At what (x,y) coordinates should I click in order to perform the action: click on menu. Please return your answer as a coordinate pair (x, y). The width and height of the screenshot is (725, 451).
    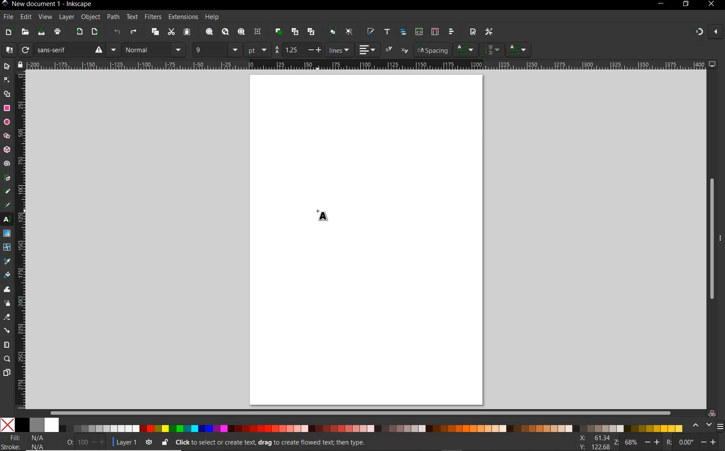
    Looking at the image, I should click on (492, 49).